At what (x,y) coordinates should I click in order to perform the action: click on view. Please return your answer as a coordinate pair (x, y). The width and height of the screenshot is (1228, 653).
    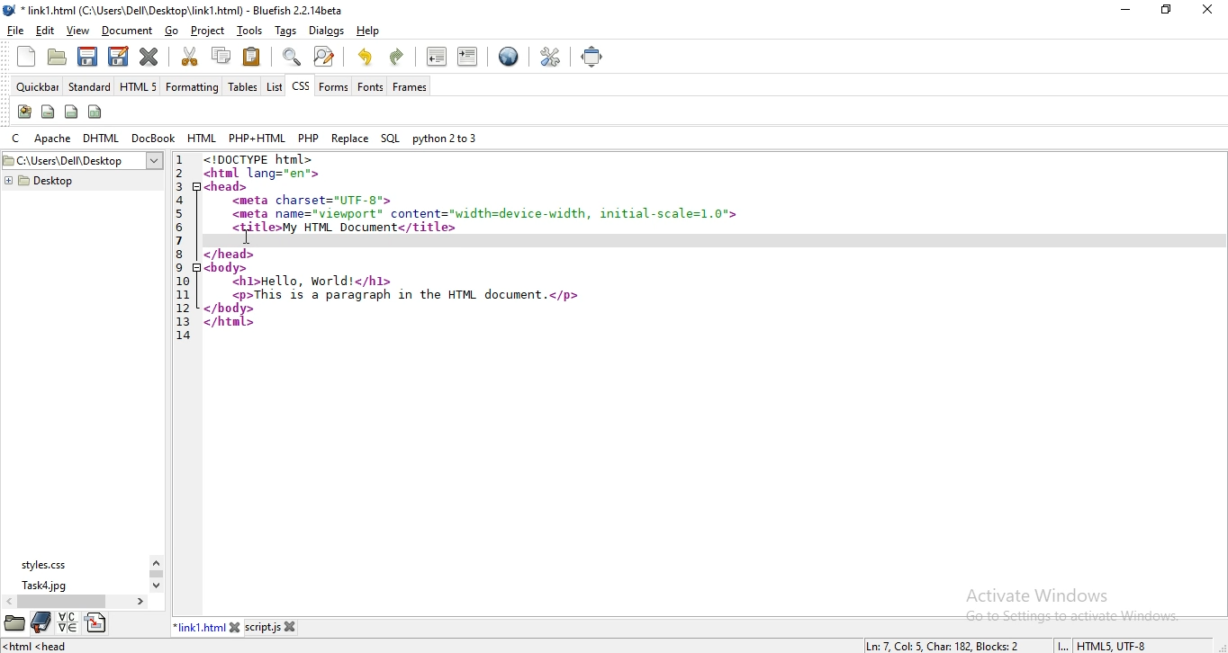
    Looking at the image, I should click on (77, 31).